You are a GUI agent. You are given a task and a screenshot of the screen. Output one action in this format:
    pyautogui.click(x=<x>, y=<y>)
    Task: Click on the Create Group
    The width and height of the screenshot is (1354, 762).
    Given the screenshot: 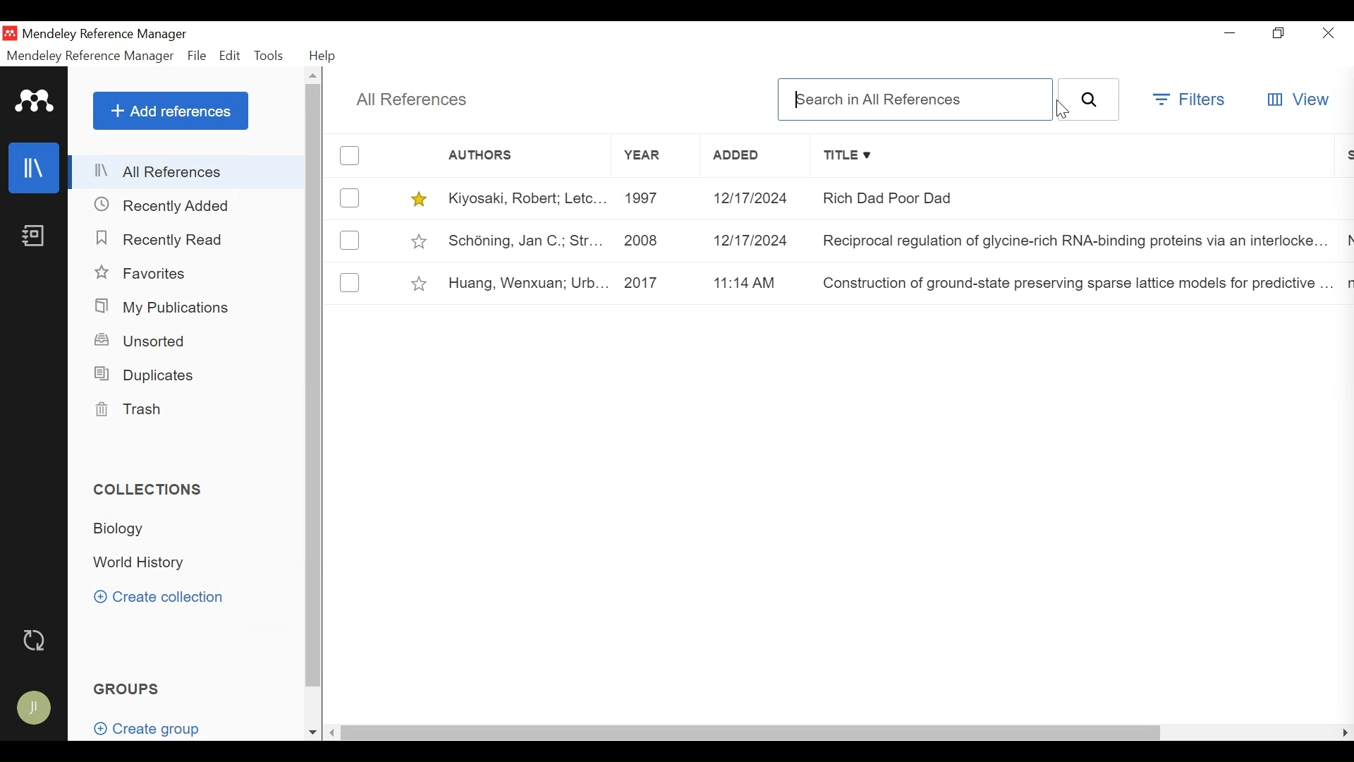 What is the action you would take?
    pyautogui.click(x=145, y=724)
    